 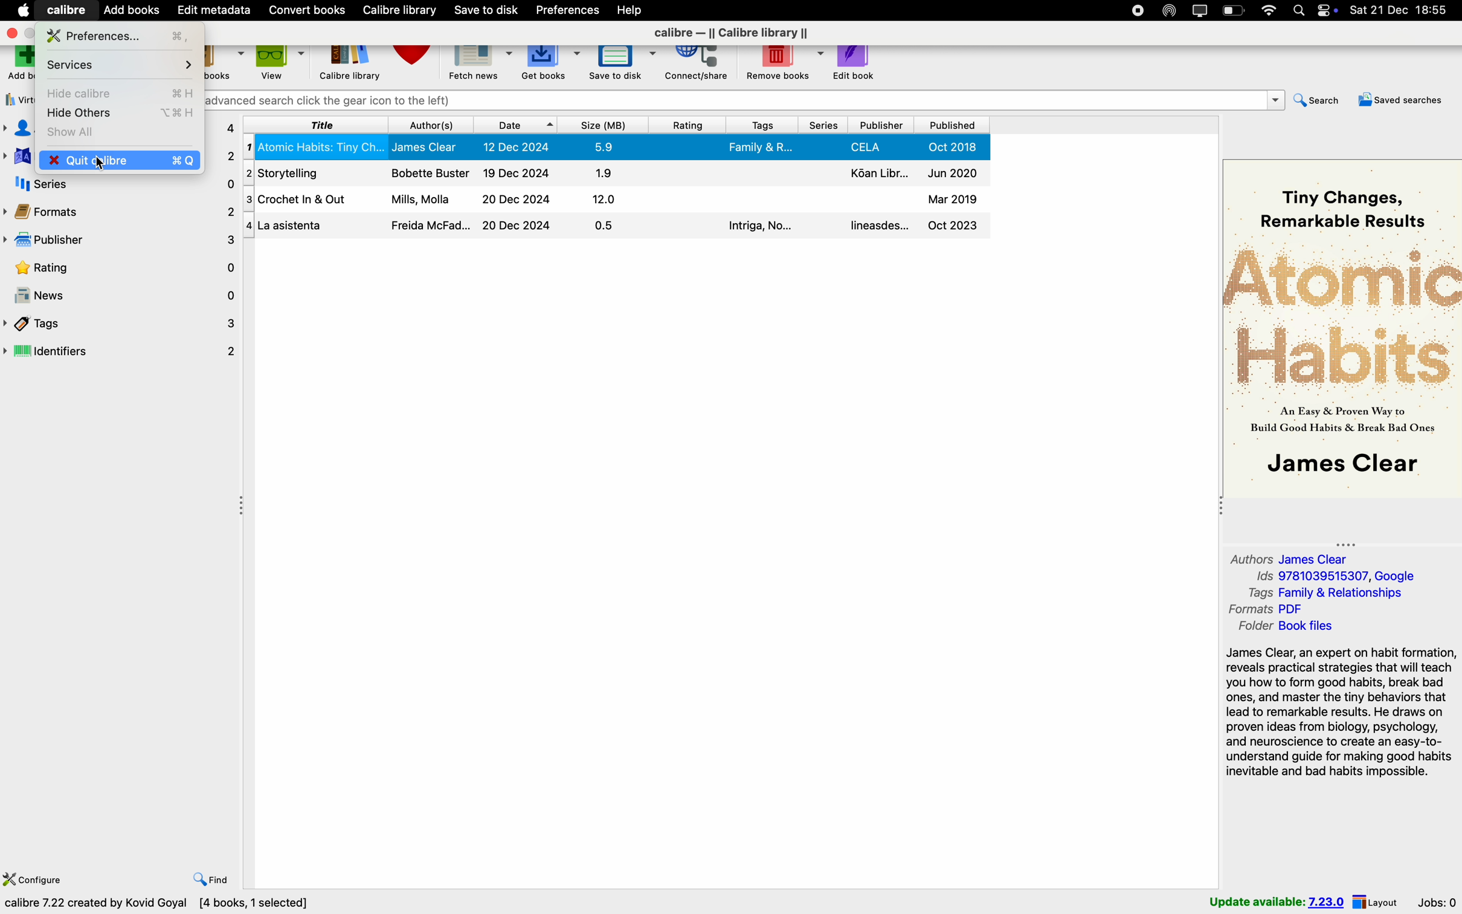 I want to click on layout, so click(x=1376, y=901).